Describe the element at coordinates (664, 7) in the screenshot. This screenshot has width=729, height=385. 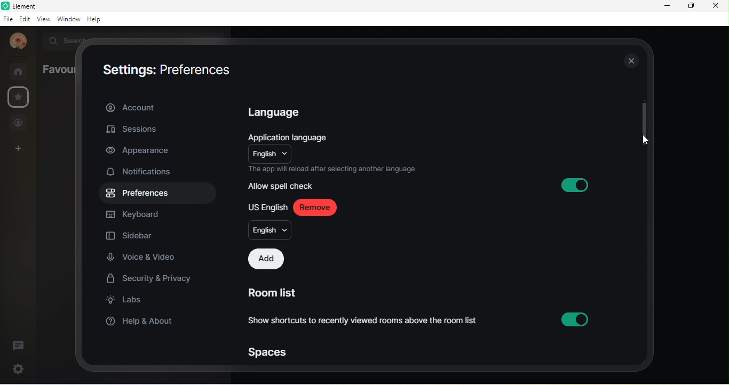
I see `minimize` at that location.